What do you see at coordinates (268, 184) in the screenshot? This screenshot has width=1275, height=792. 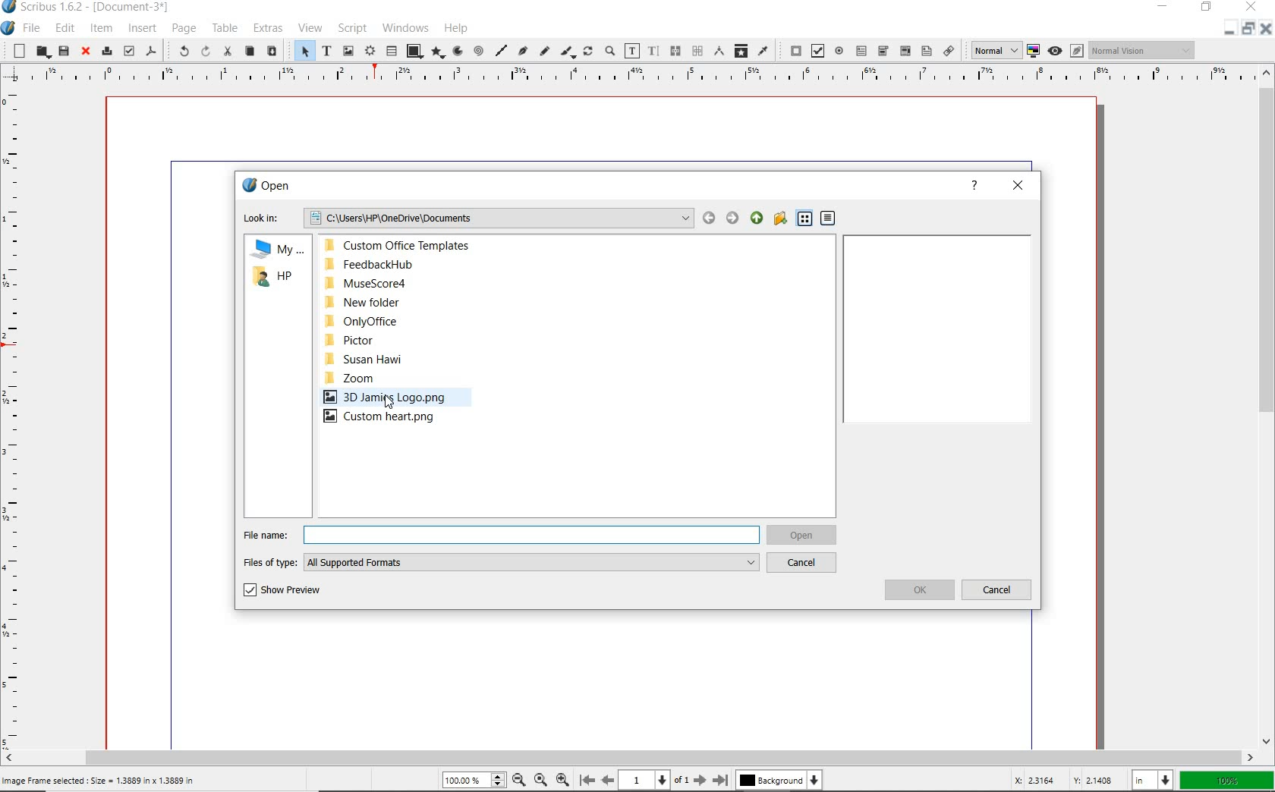 I see `OPEN` at bounding box center [268, 184].